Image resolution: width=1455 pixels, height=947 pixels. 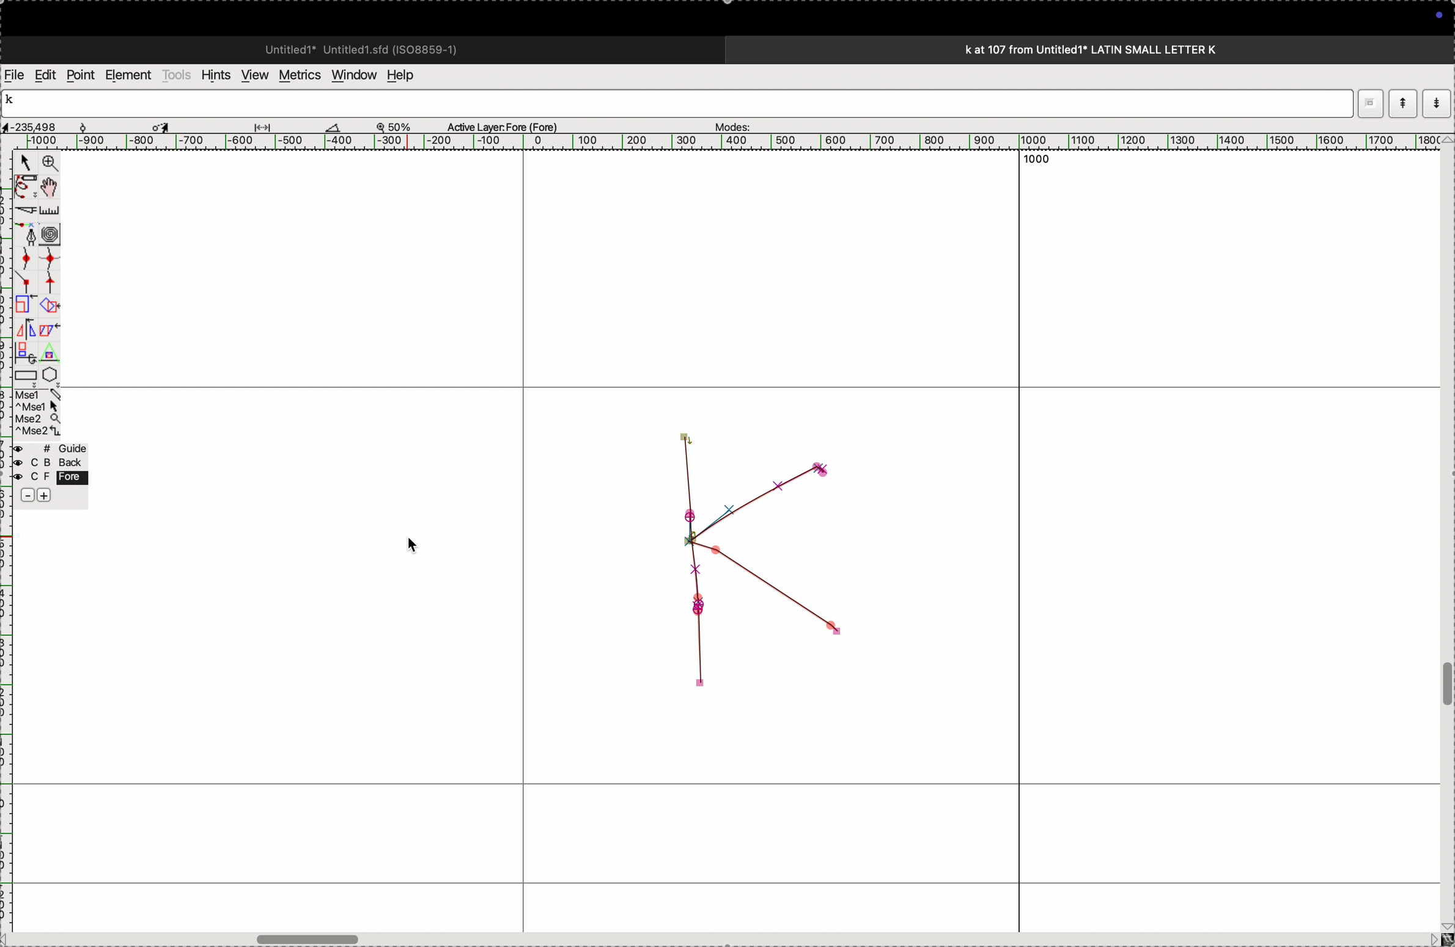 I want to click on polygon, so click(x=50, y=374).